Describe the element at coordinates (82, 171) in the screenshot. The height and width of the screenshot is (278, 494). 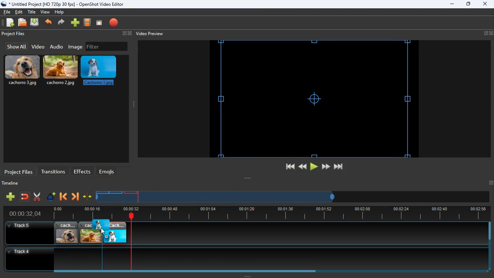
I see `effects` at that location.